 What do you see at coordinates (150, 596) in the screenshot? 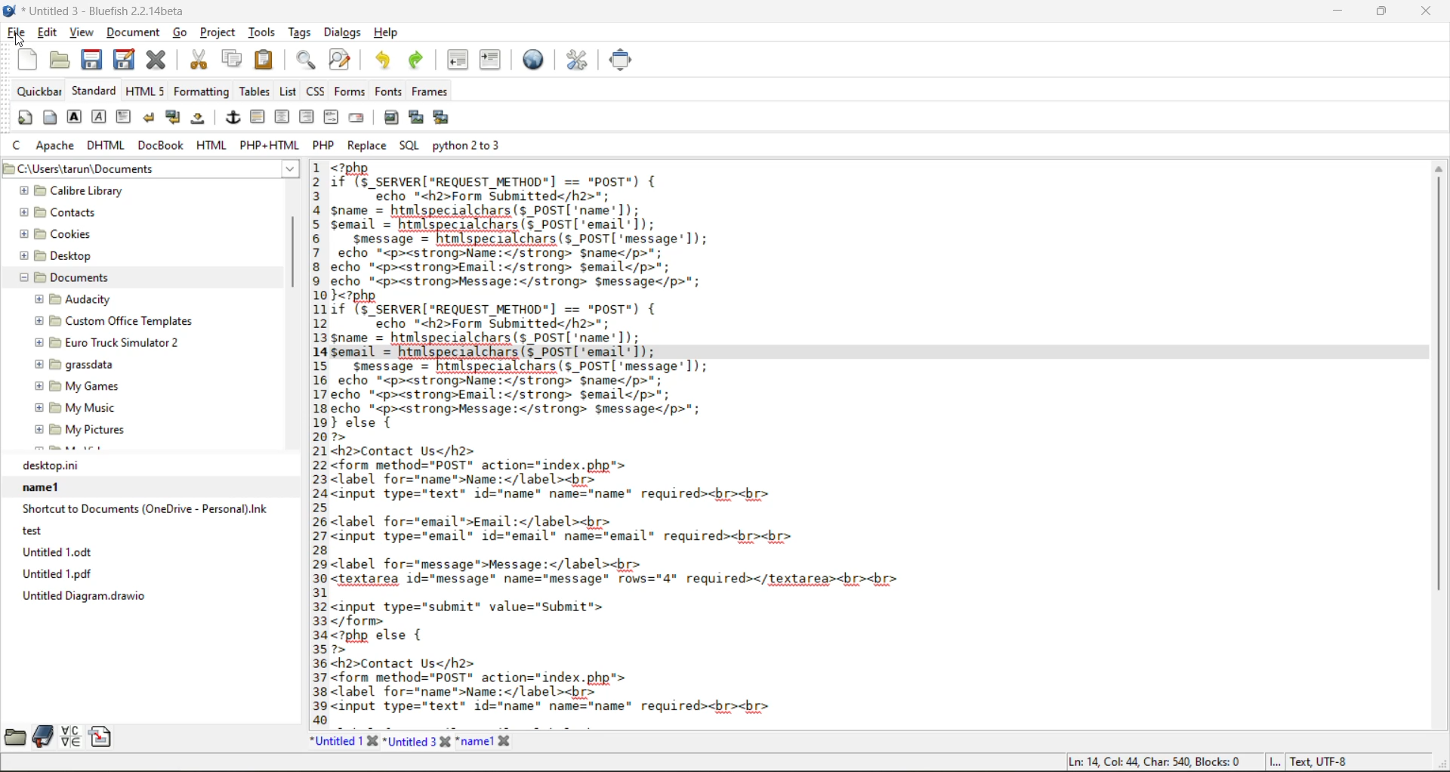
I see `untitle diagram.drawio` at bounding box center [150, 596].